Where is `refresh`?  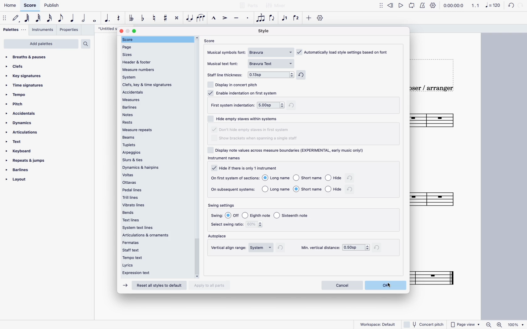
refresh is located at coordinates (303, 76).